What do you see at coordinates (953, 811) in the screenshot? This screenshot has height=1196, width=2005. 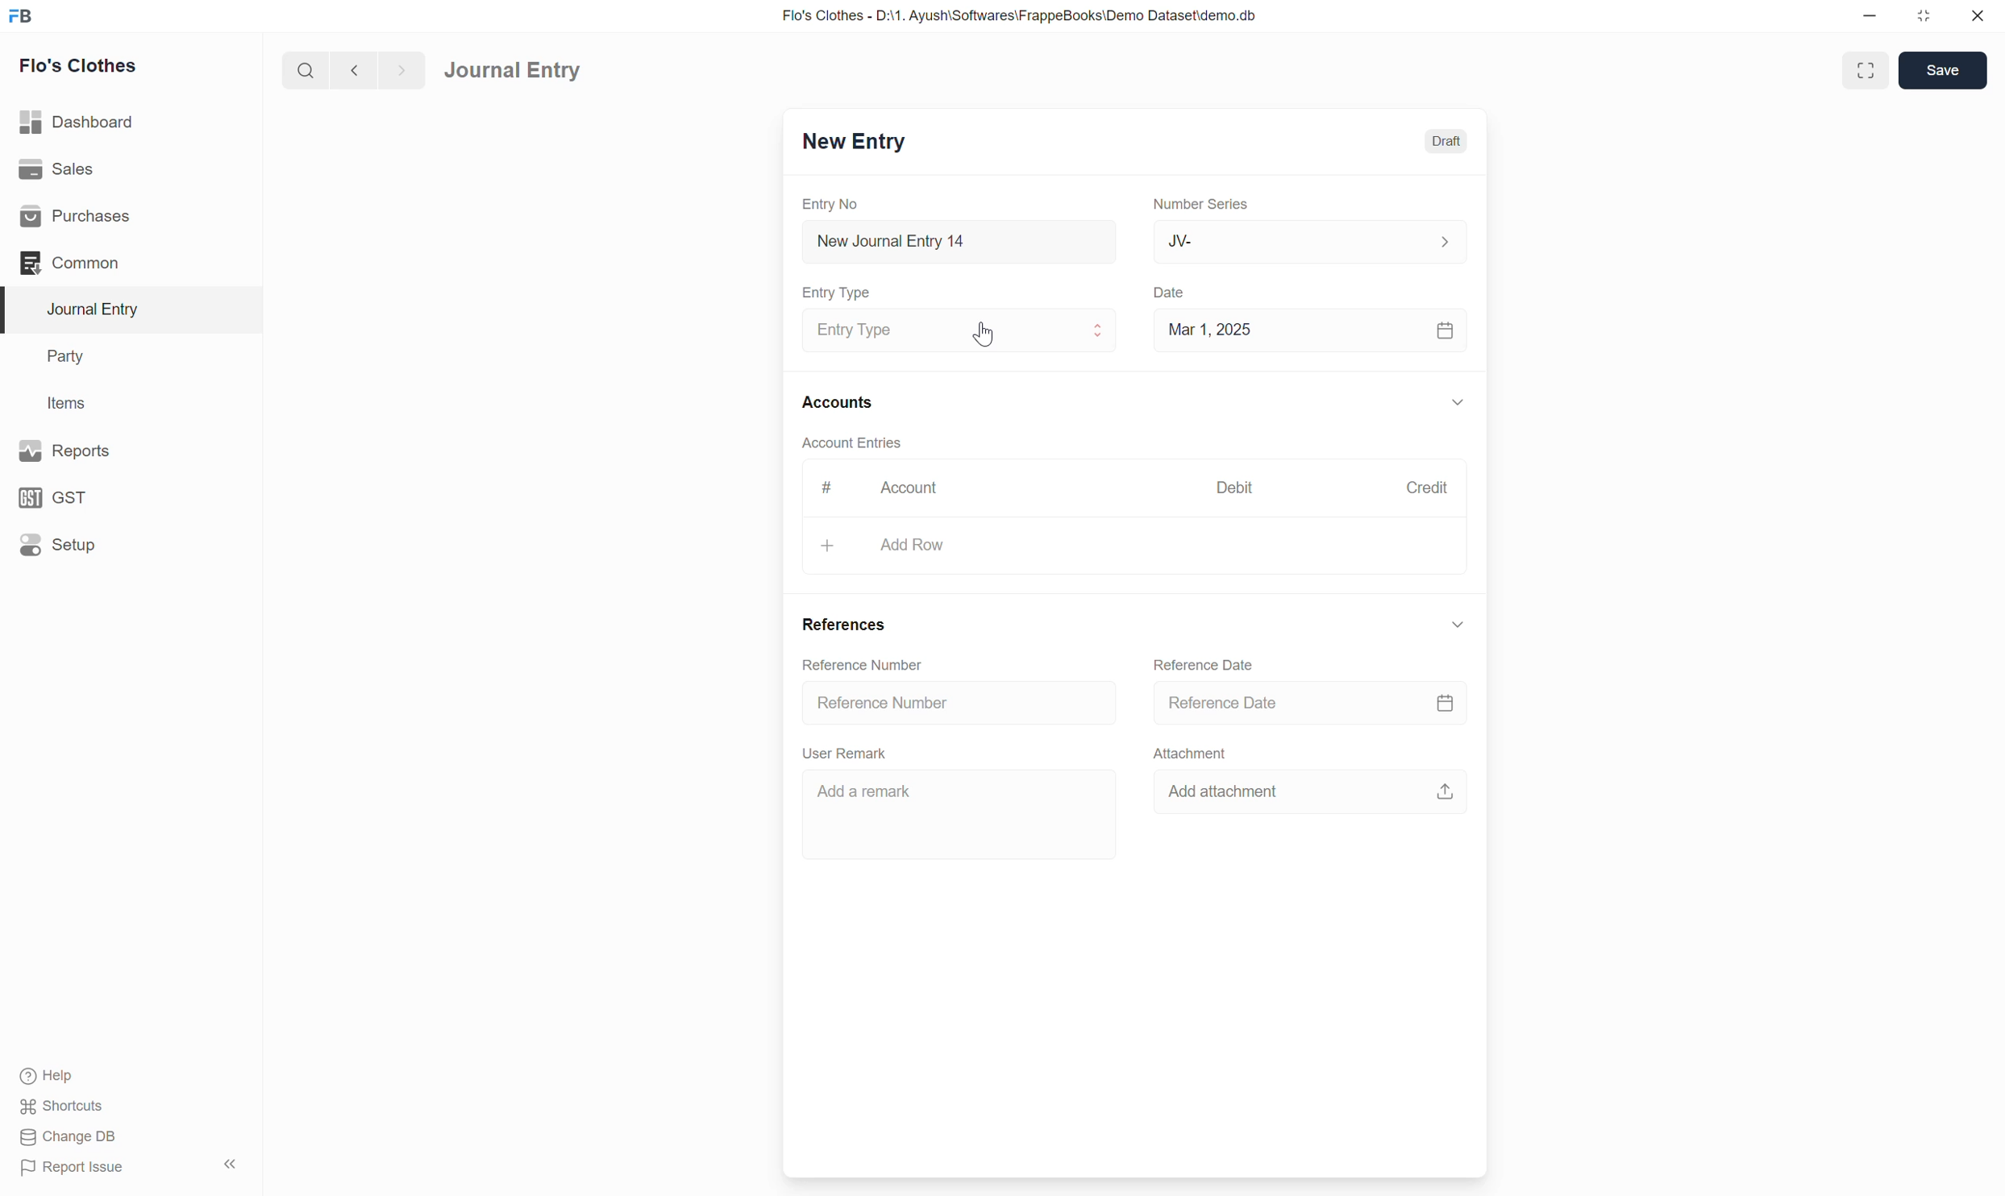 I see `Add a remark` at bounding box center [953, 811].